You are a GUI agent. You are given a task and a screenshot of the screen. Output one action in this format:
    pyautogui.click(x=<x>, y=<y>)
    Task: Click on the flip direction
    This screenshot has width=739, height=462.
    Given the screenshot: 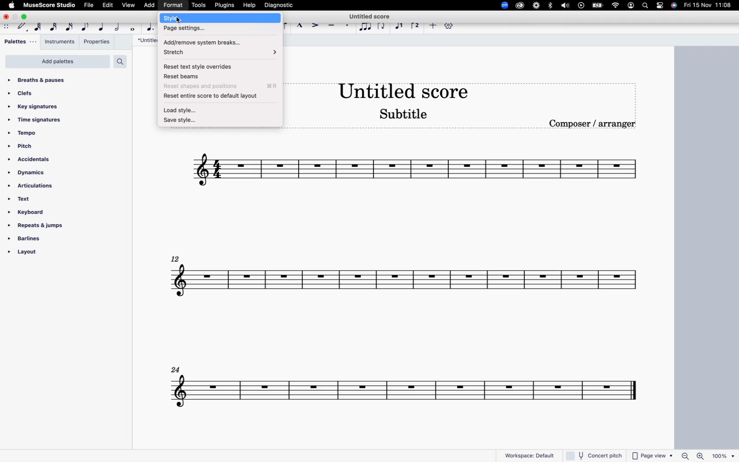 What is the action you would take?
    pyautogui.click(x=382, y=28)
    